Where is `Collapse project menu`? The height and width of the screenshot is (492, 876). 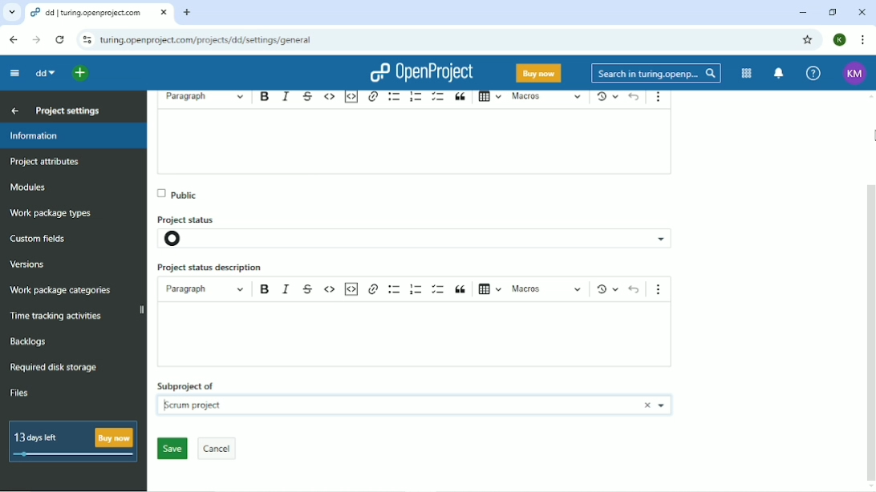
Collapse project menu is located at coordinates (15, 74).